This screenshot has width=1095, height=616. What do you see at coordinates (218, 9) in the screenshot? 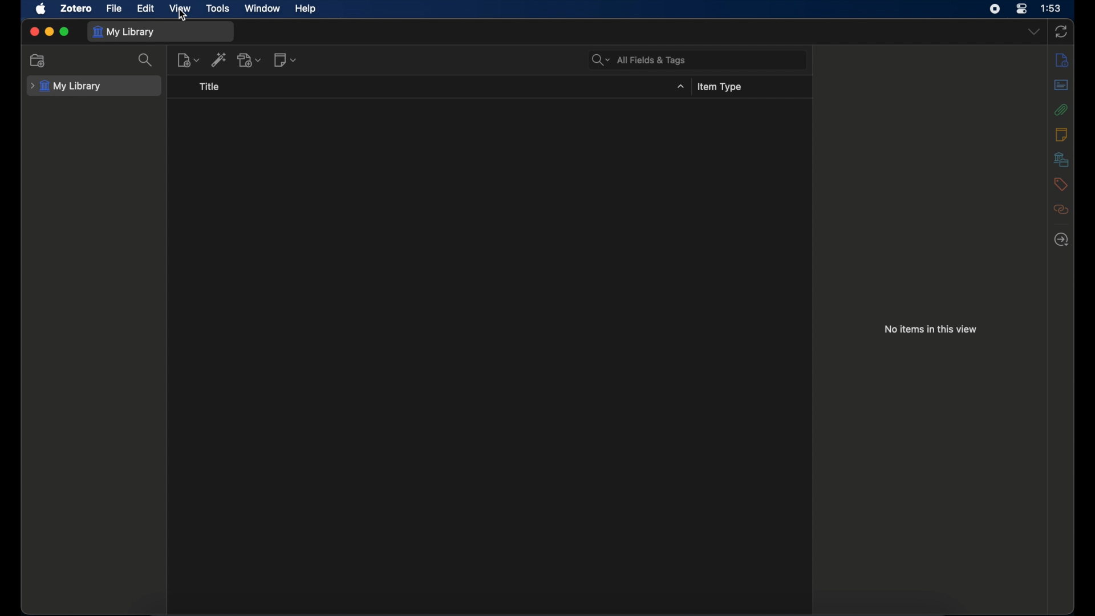
I see `tools` at bounding box center [218, 9].